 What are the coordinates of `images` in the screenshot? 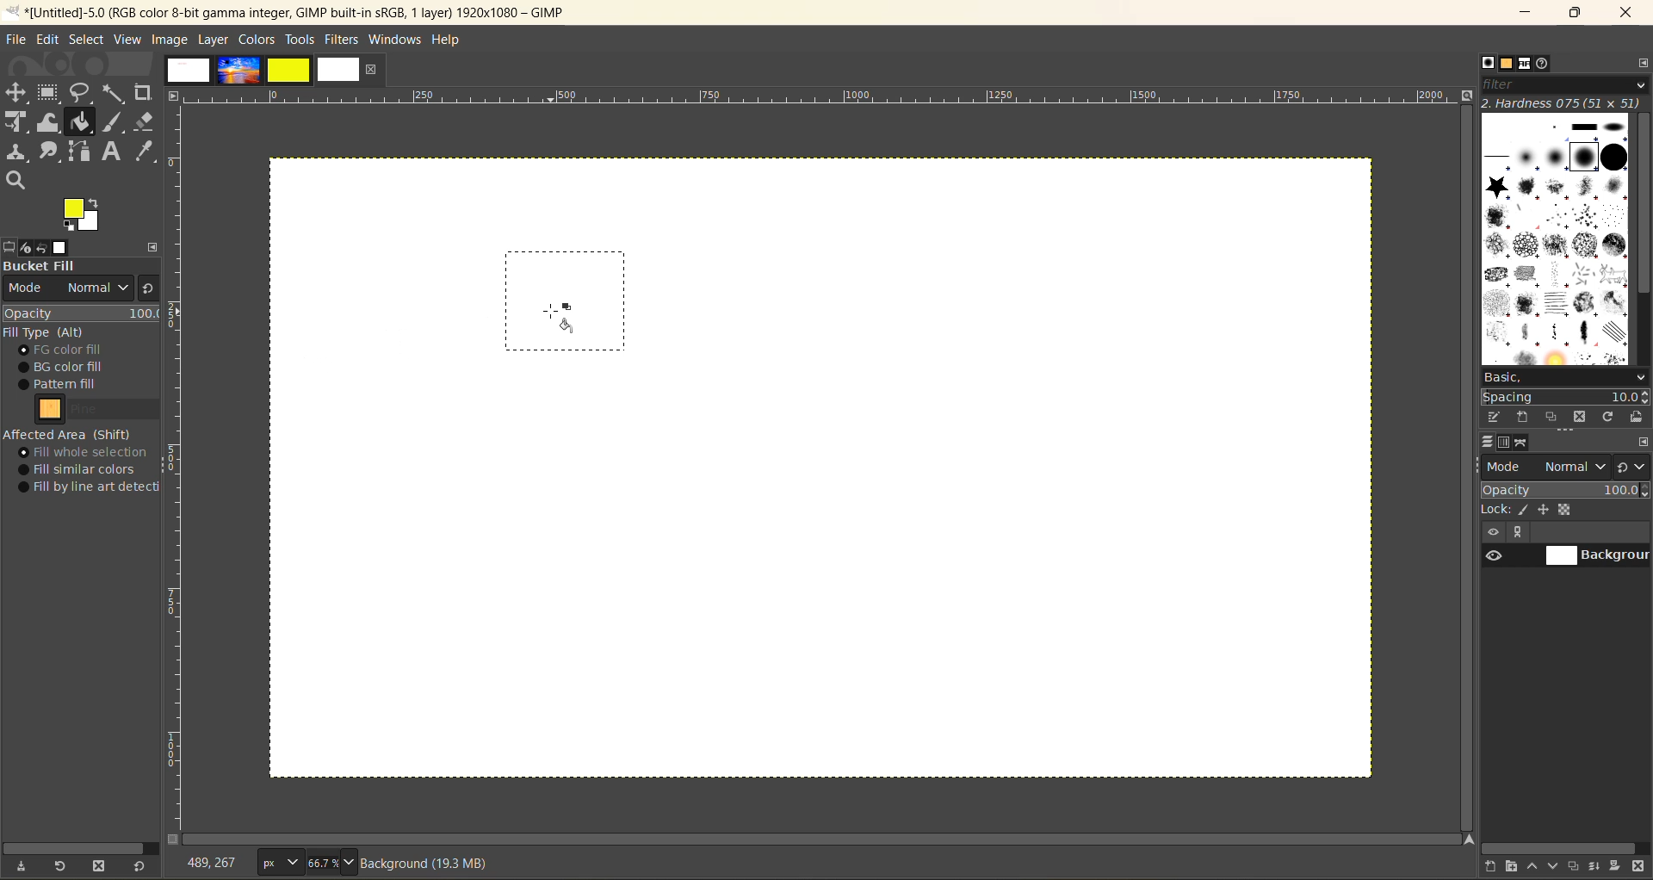 It's located at (65, 246).